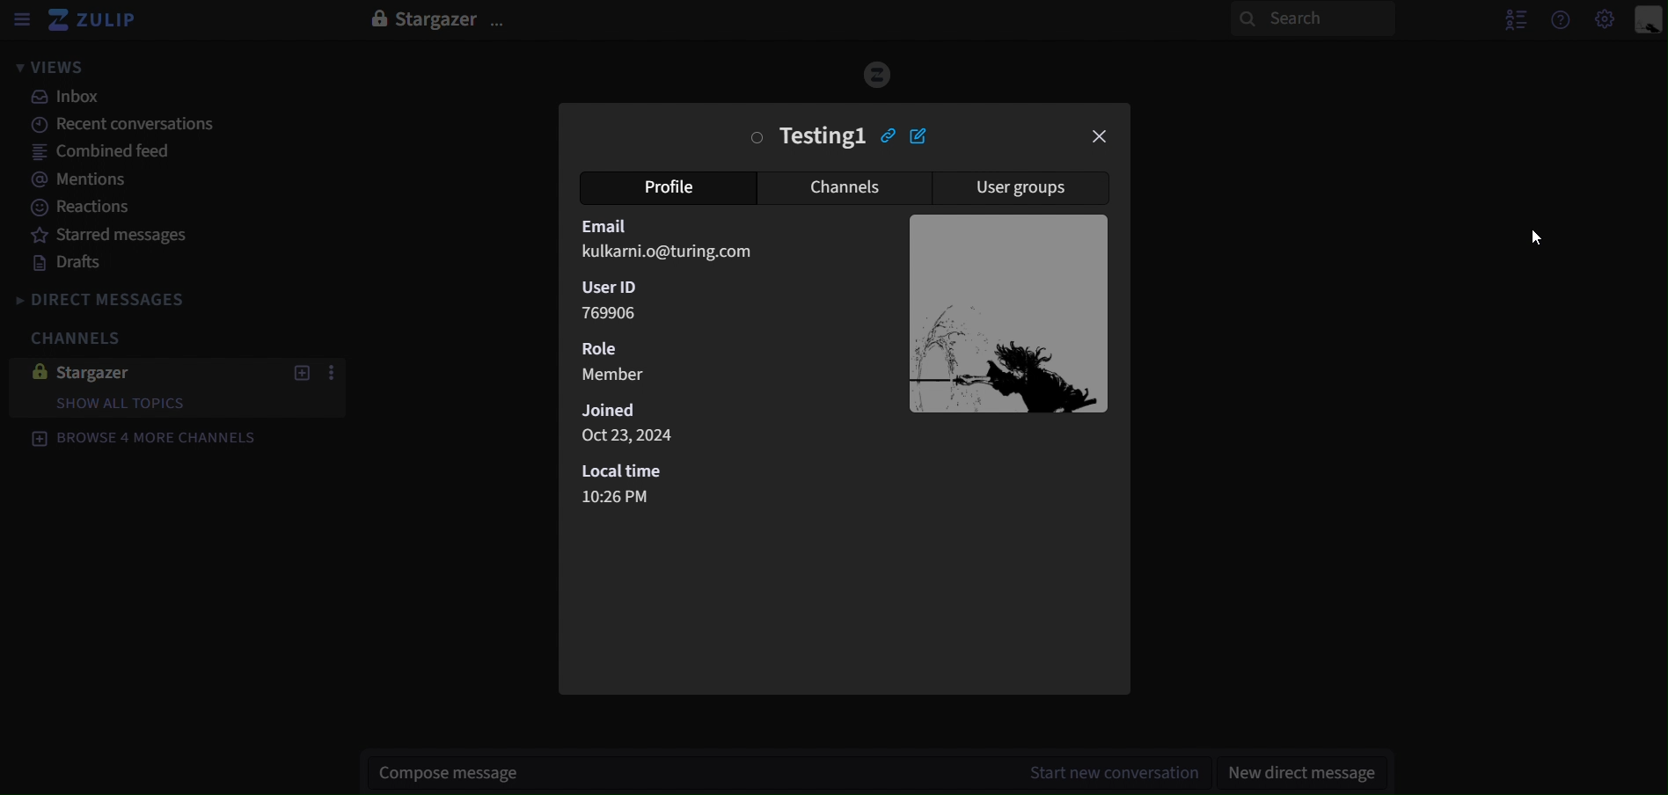  I want to click on drafts, so click(69, 264).